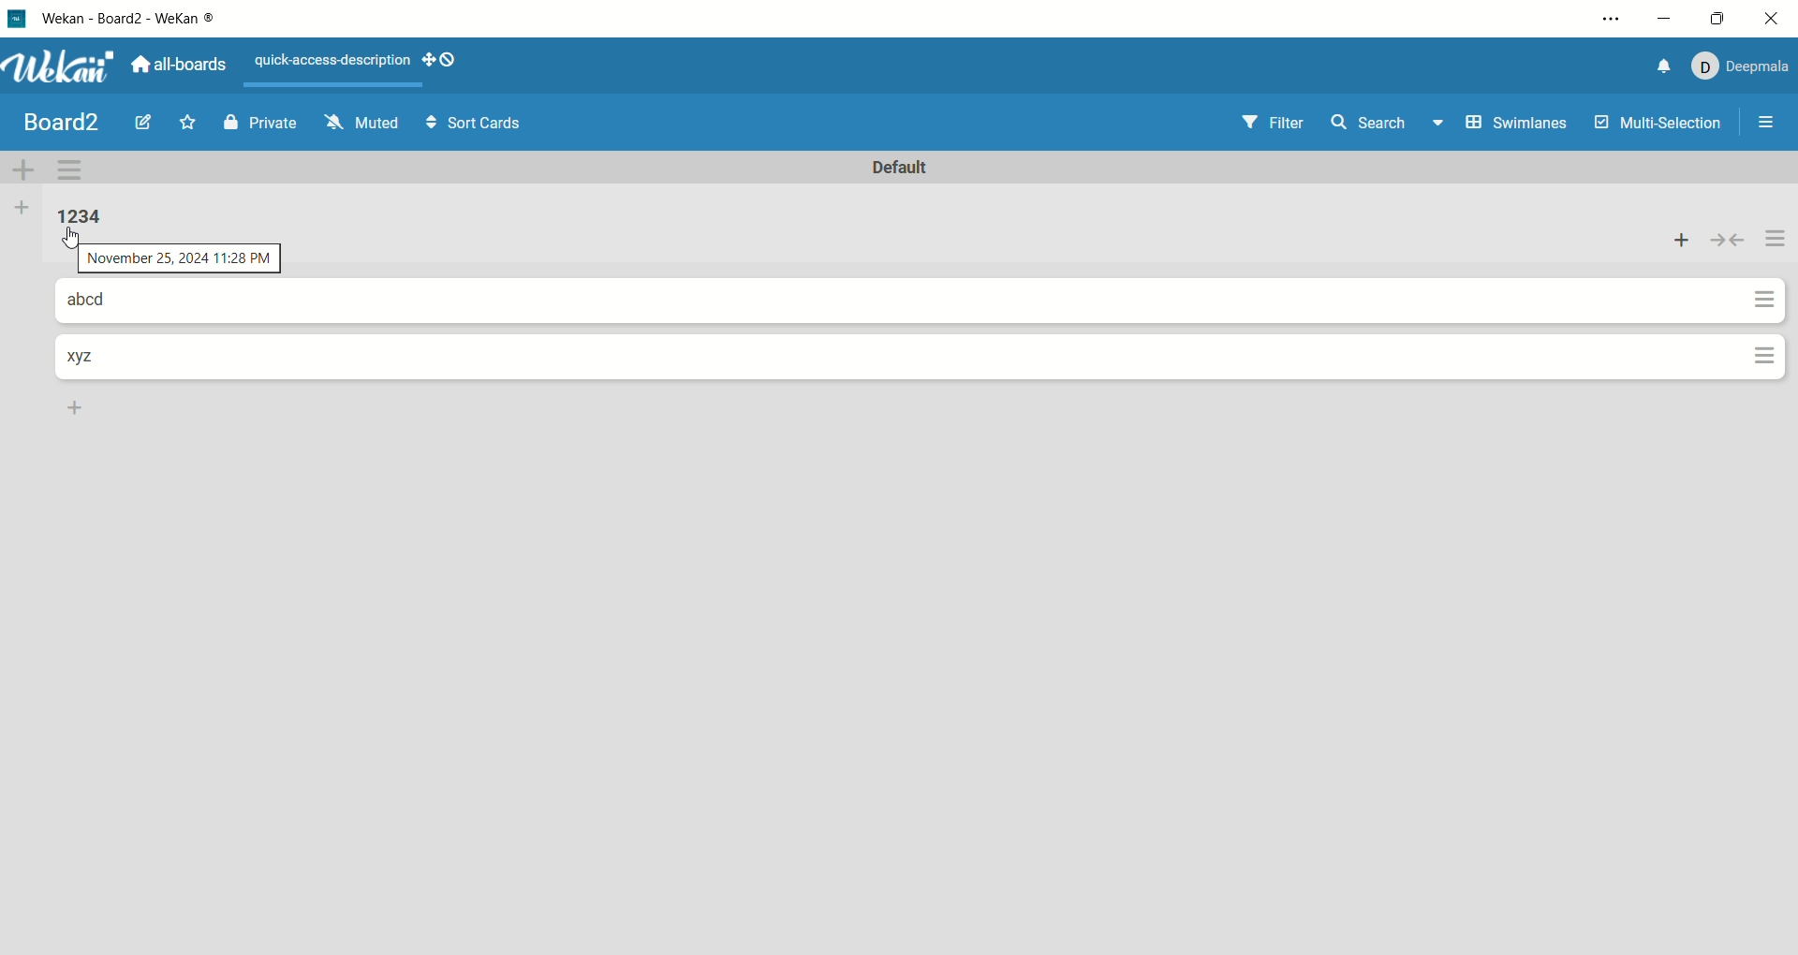  Describe the element at coordinates (111, 303) in the screenshot. I see `list title` at that location.